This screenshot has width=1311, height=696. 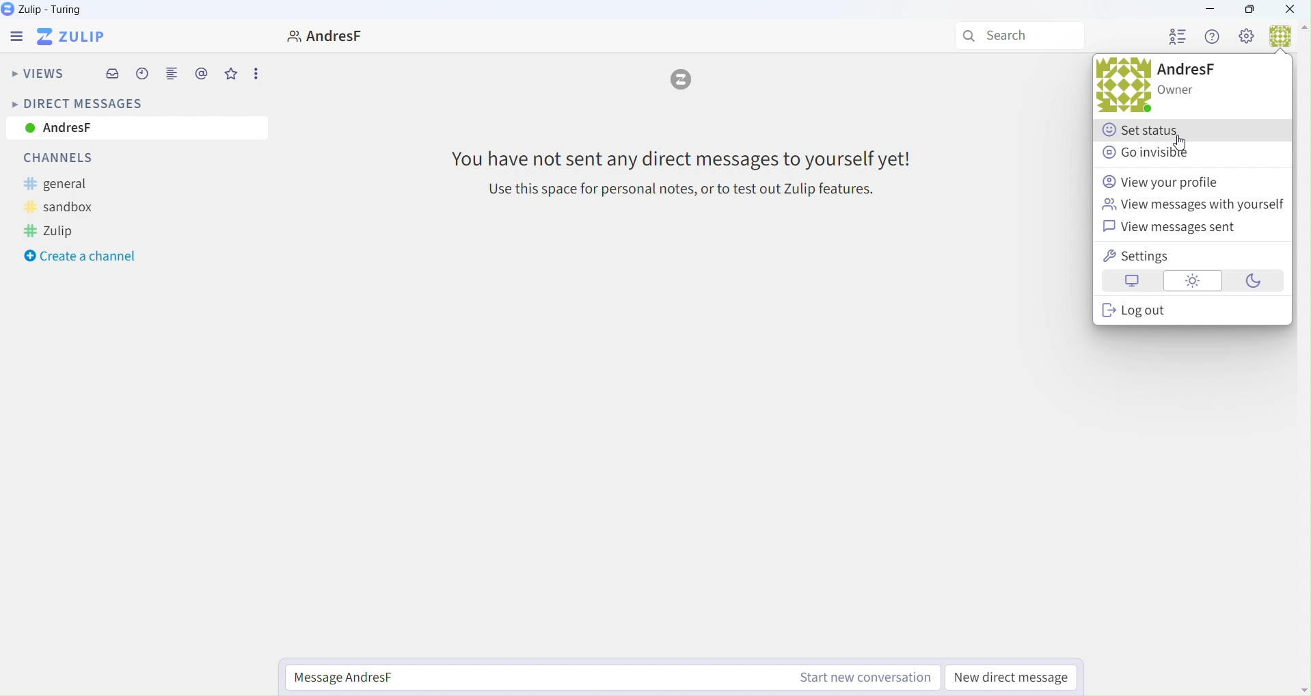 I want to click on Zulip, so click(x=75, y=38).